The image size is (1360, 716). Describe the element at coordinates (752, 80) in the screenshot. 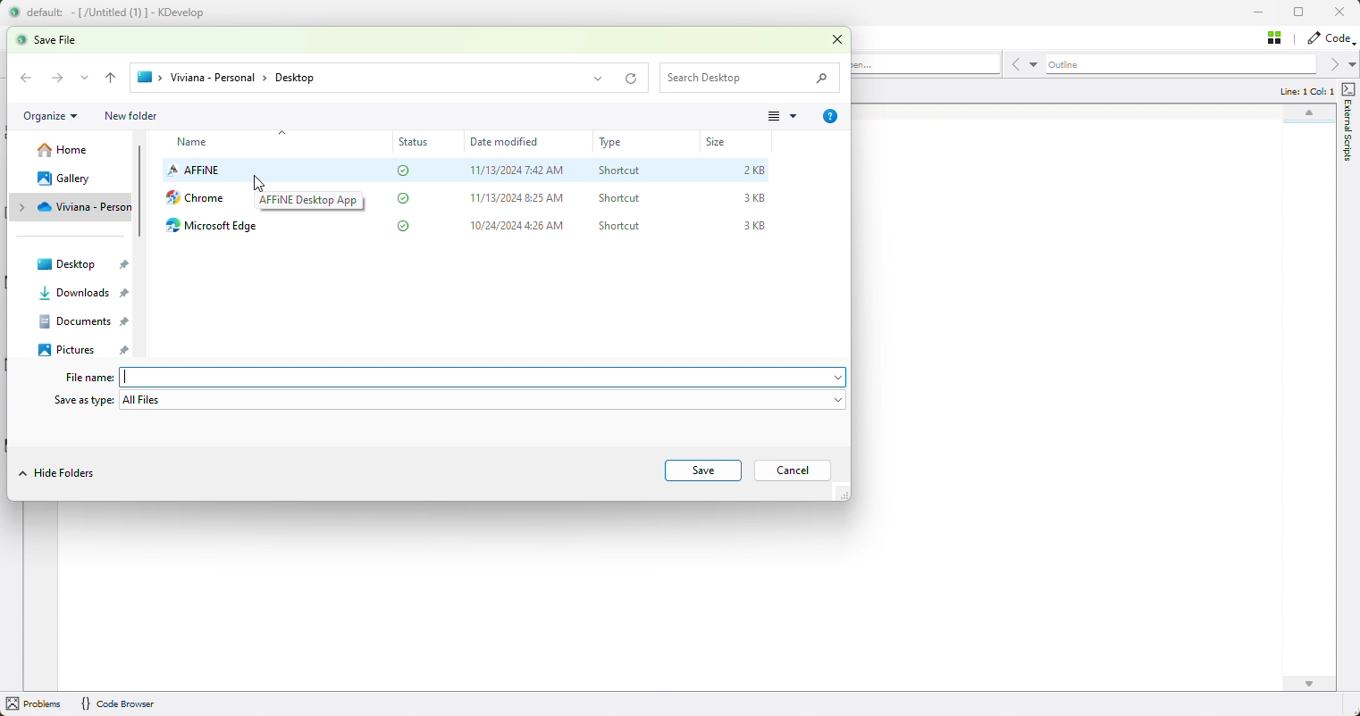

I see `search desktop` at that location.